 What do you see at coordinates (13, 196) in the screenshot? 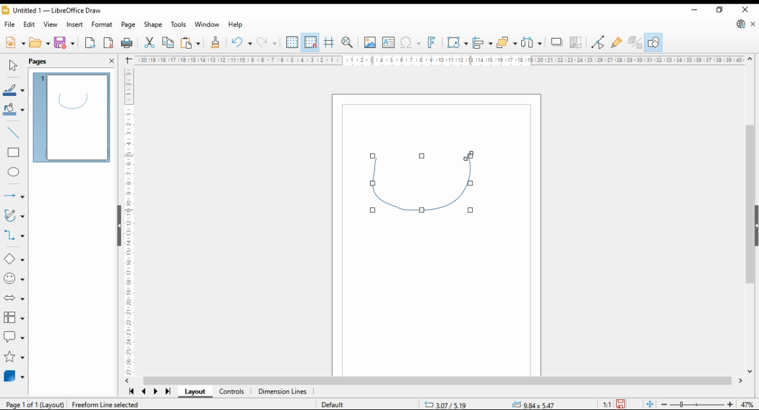
I see `lines and arrows` at bounding box center [13, 196].